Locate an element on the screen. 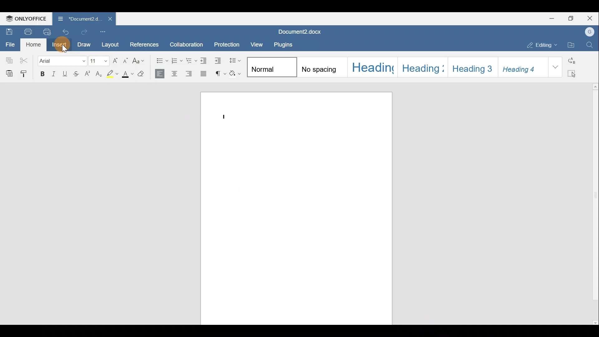 The image size is (599, 337). Numbering is located at coordinates (178, 61).